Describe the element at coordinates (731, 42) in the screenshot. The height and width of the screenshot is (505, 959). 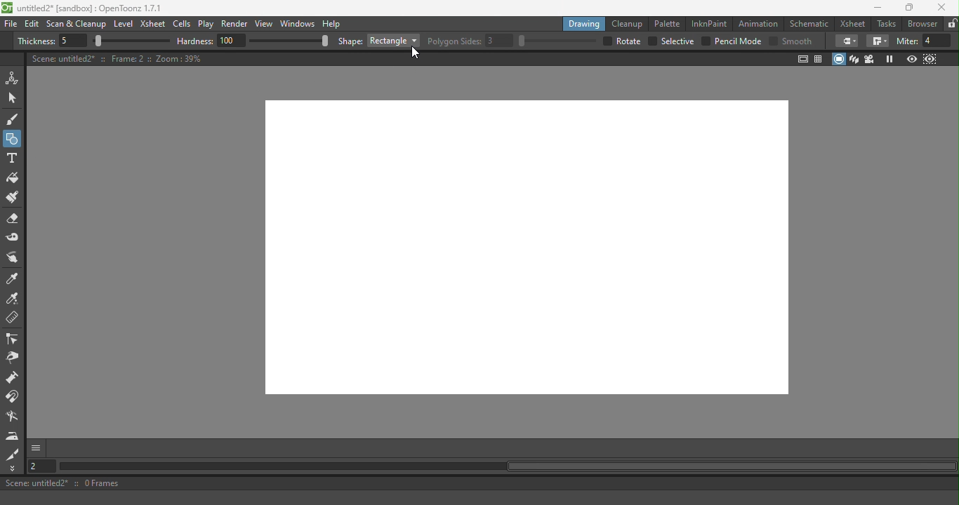
I see `Pencil Mode` at that location.